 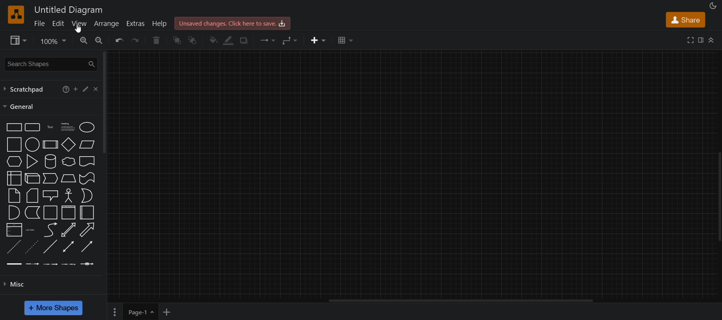 I want to click on add new, so click(x=170, y=310).